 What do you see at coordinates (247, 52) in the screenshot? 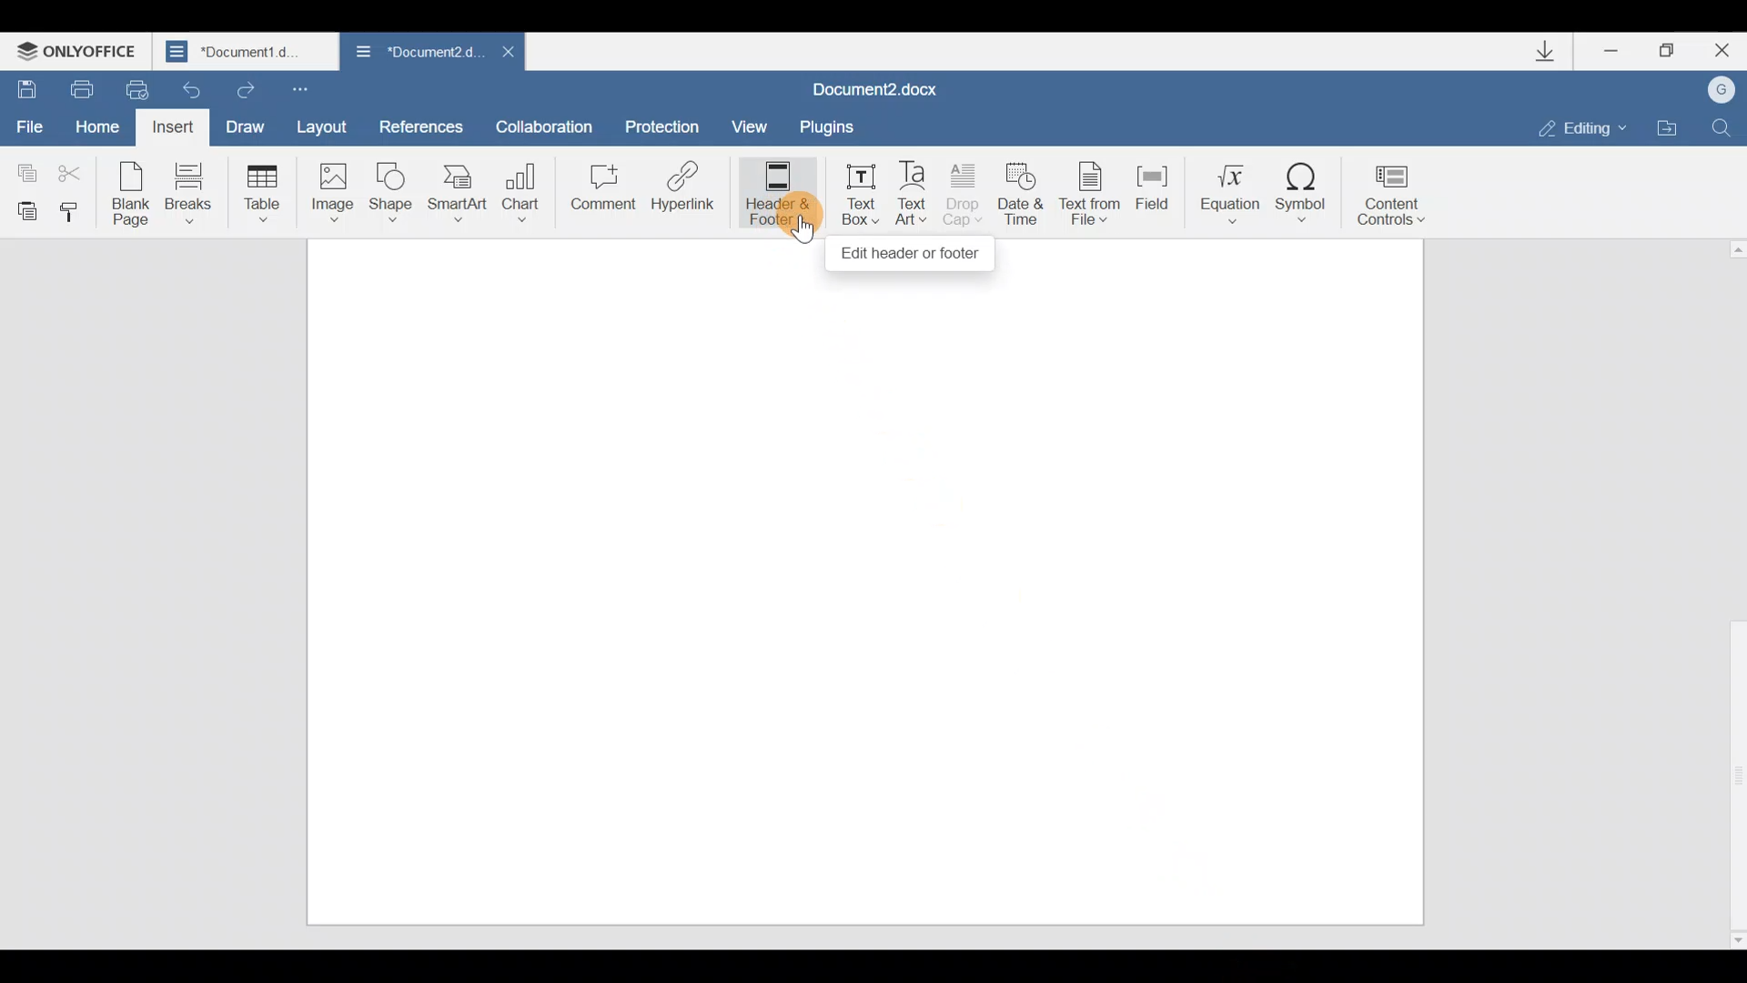
I see `Document1.d..` at bounding box center [247, 52].